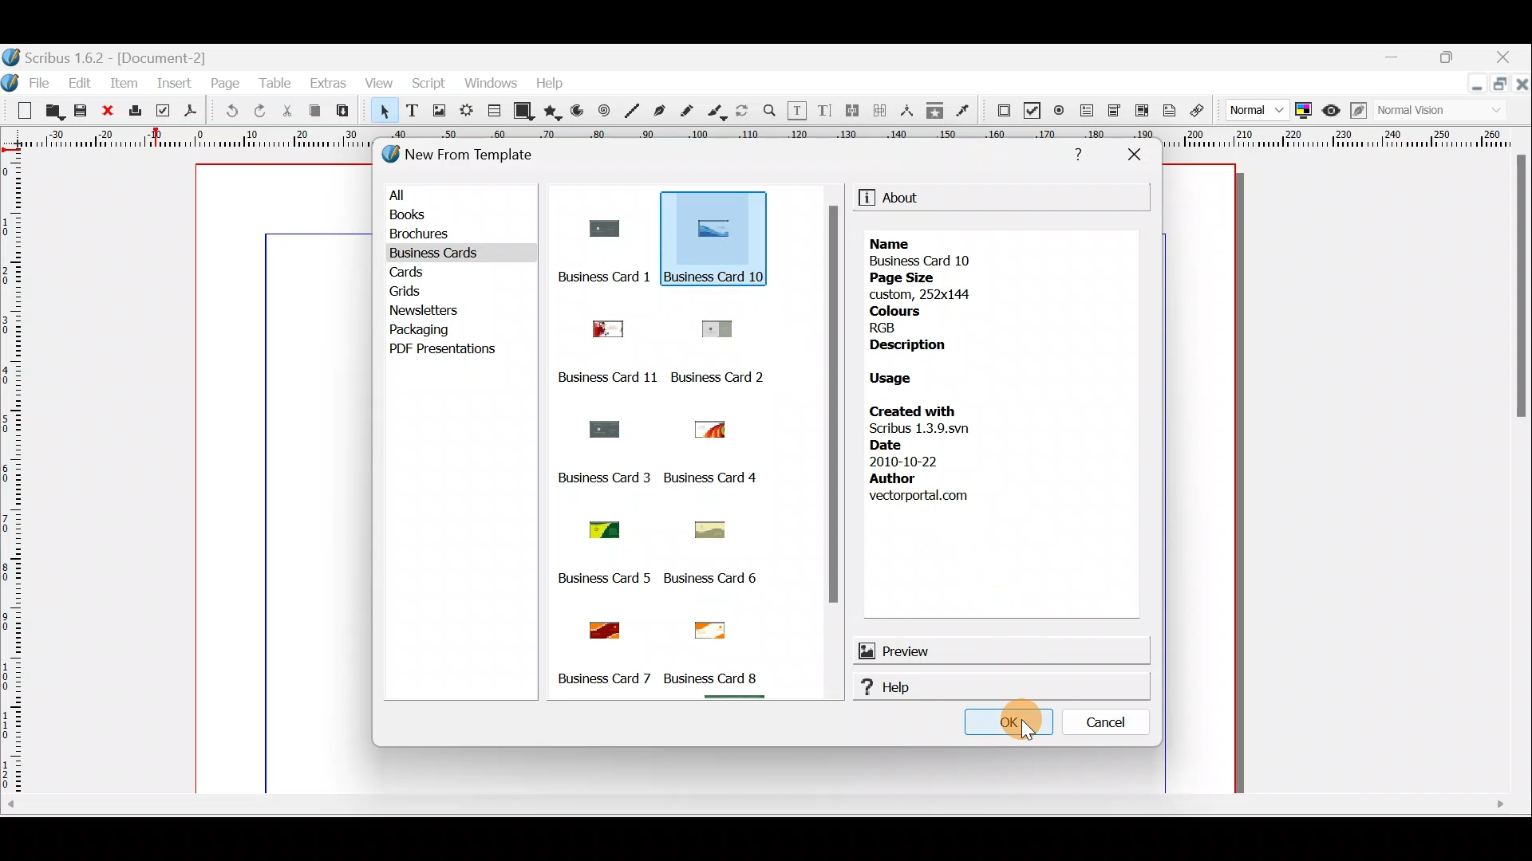  Describe the element at coordinates (492, 112) in the screenshot. I see `Table` at that location.